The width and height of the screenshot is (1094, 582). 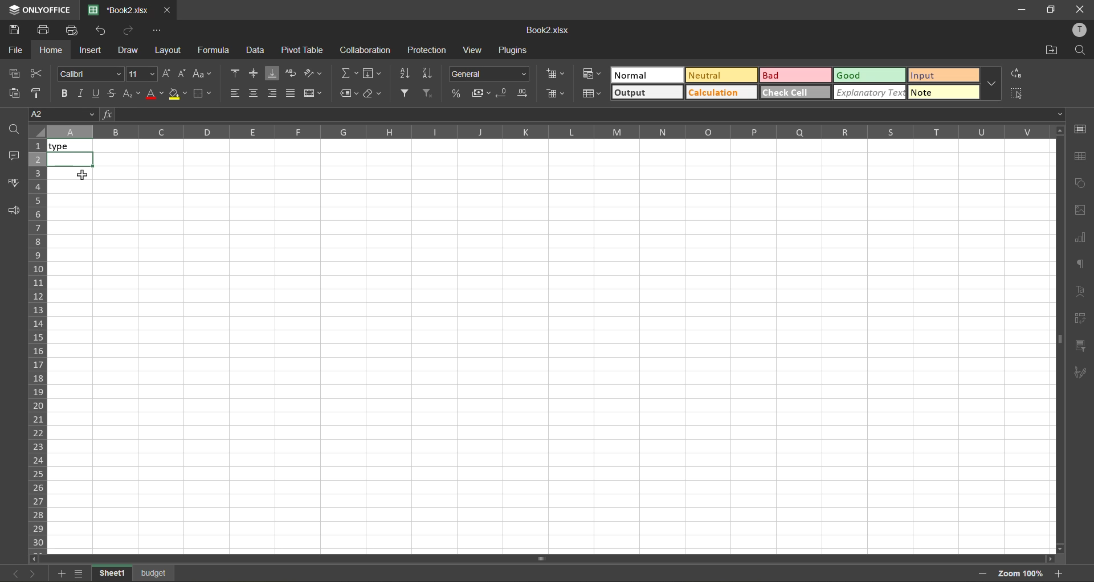 What do you see at coordinates (430, 73) in the screenshot?
I see `sort descending` at bounding box center [430, 73].